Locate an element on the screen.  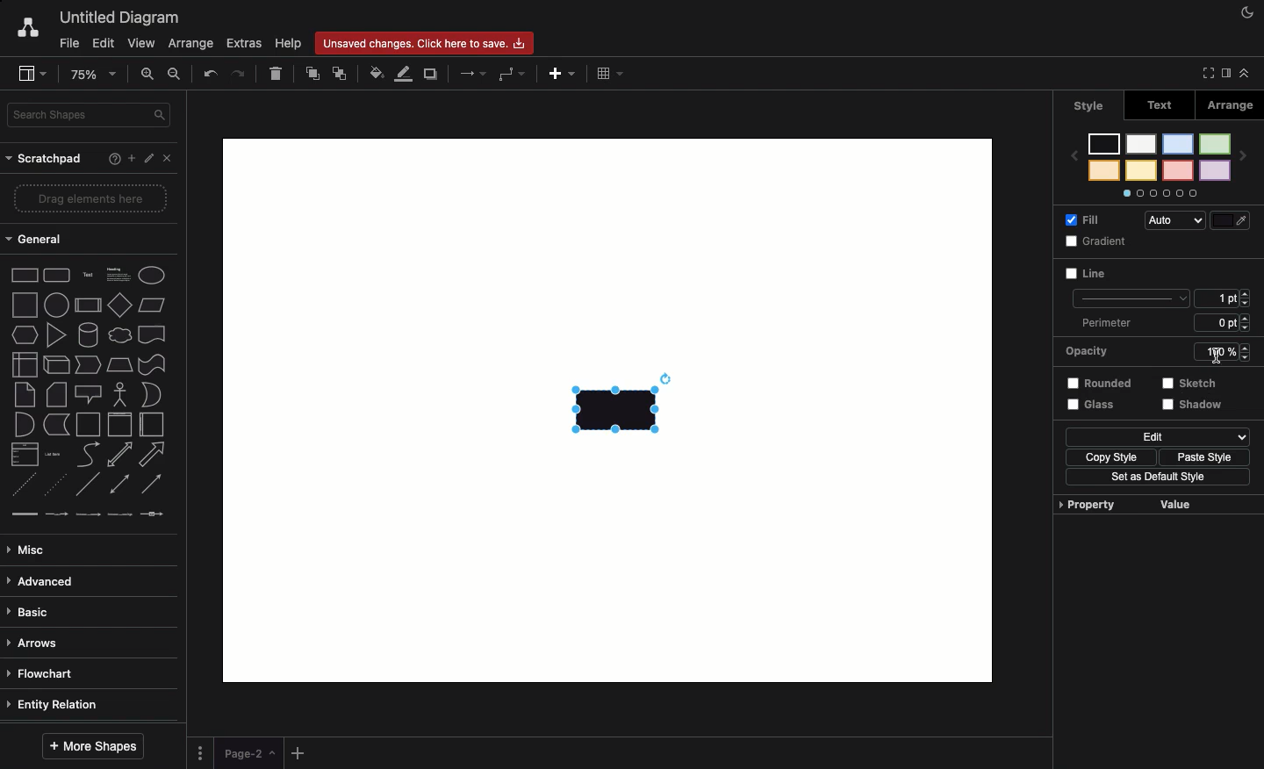
color 2 is located at coordinates (1215, 170).